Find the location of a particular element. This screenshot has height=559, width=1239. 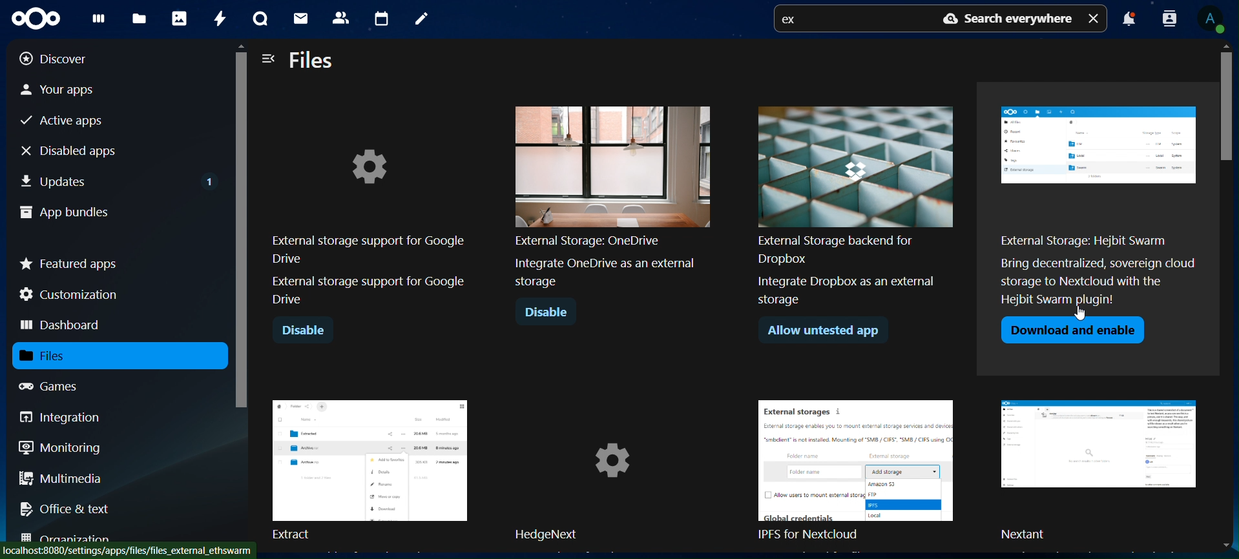

integration is located at coordinates (70, 417).